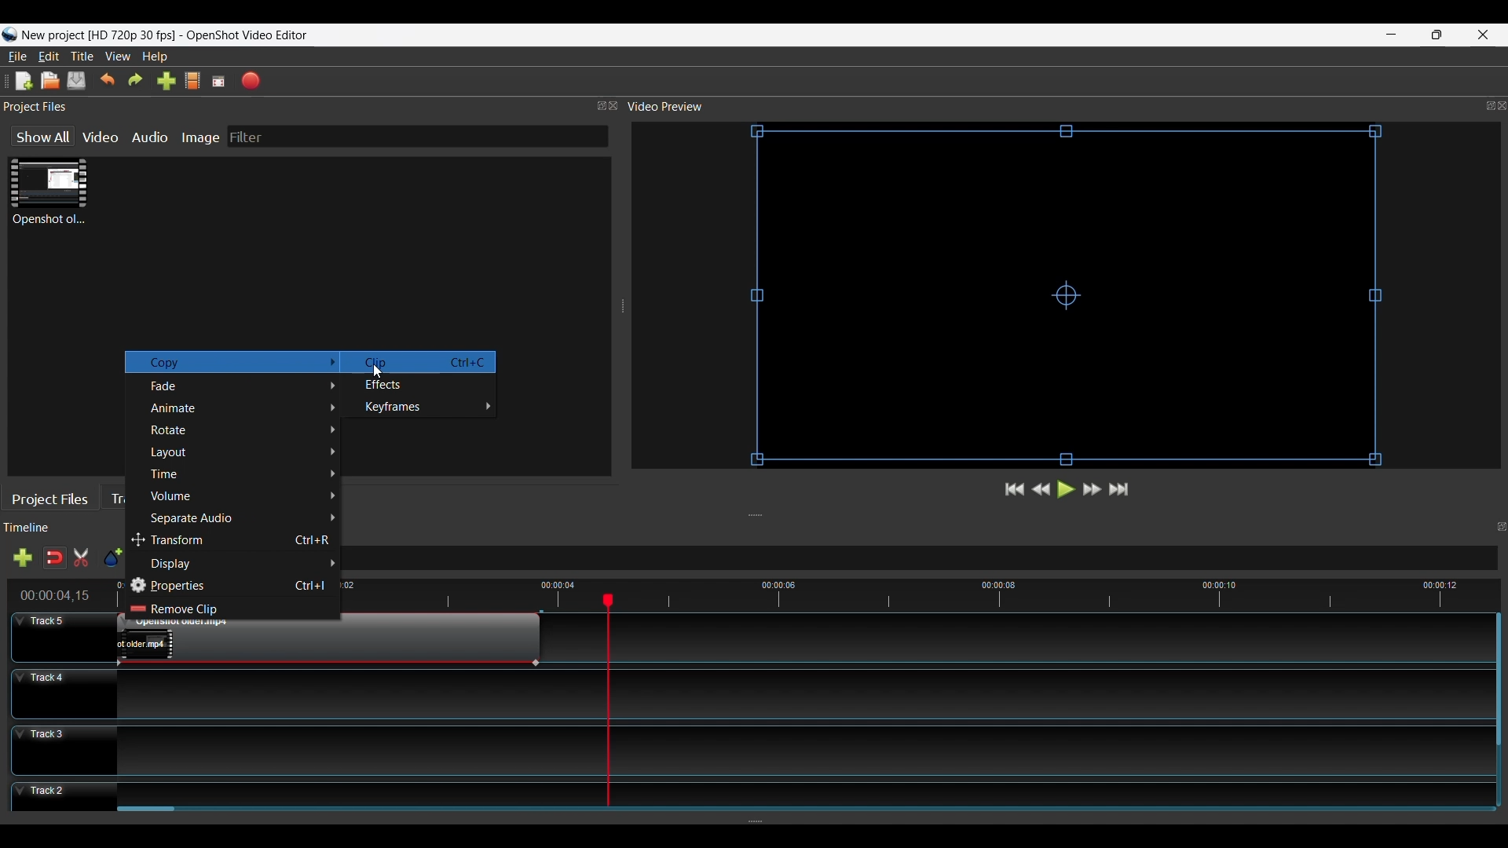  What do you see at coordinates (1481, 34) in the screenshot?
I see `Close` at bounding box center [1481, 34].